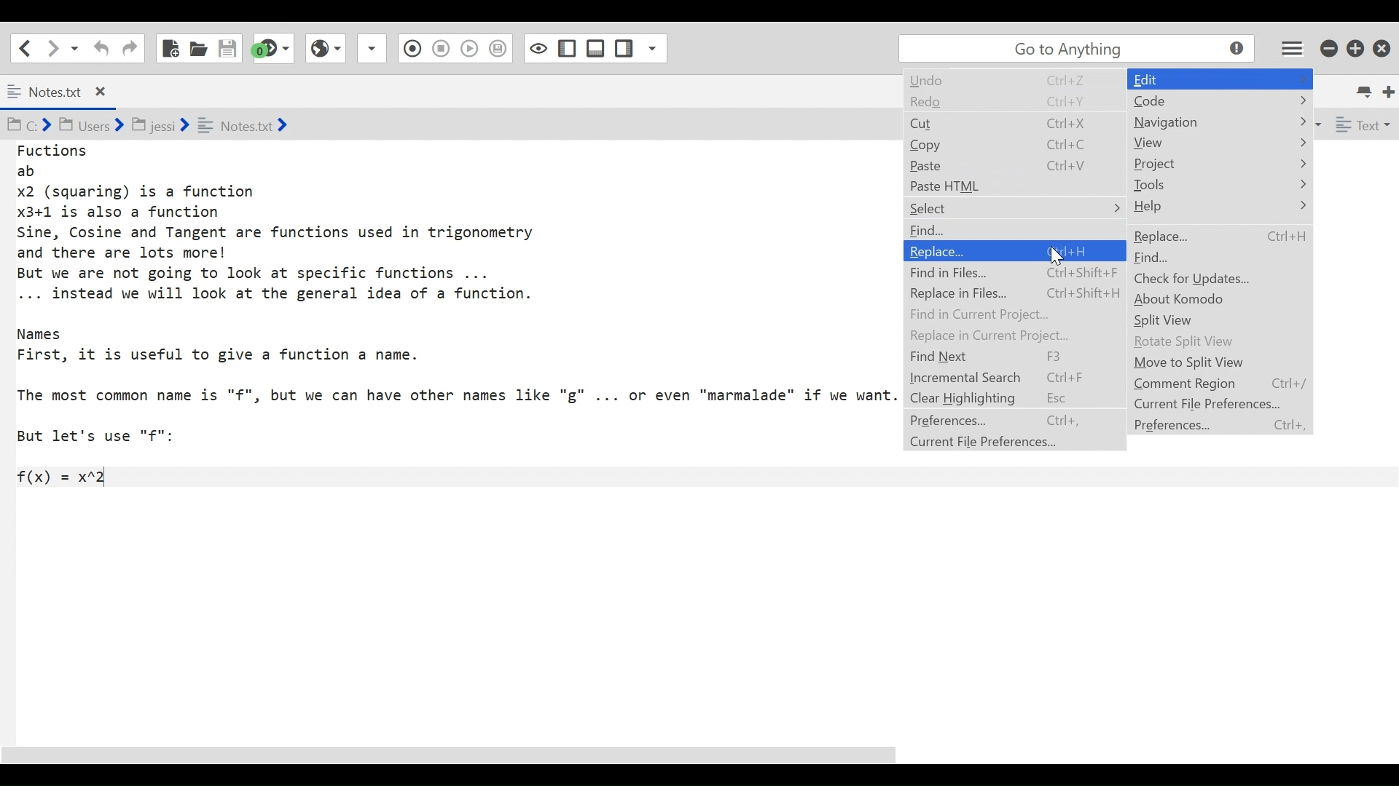 The height and width of the screenshot is (786, 1399). What do you see at coordinates (198, 48) in the screenshot?
I see `Open File` at bounding box center [198, 48].